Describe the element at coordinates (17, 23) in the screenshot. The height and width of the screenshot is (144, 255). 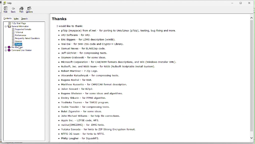
I see `7 zip start page` at that location.